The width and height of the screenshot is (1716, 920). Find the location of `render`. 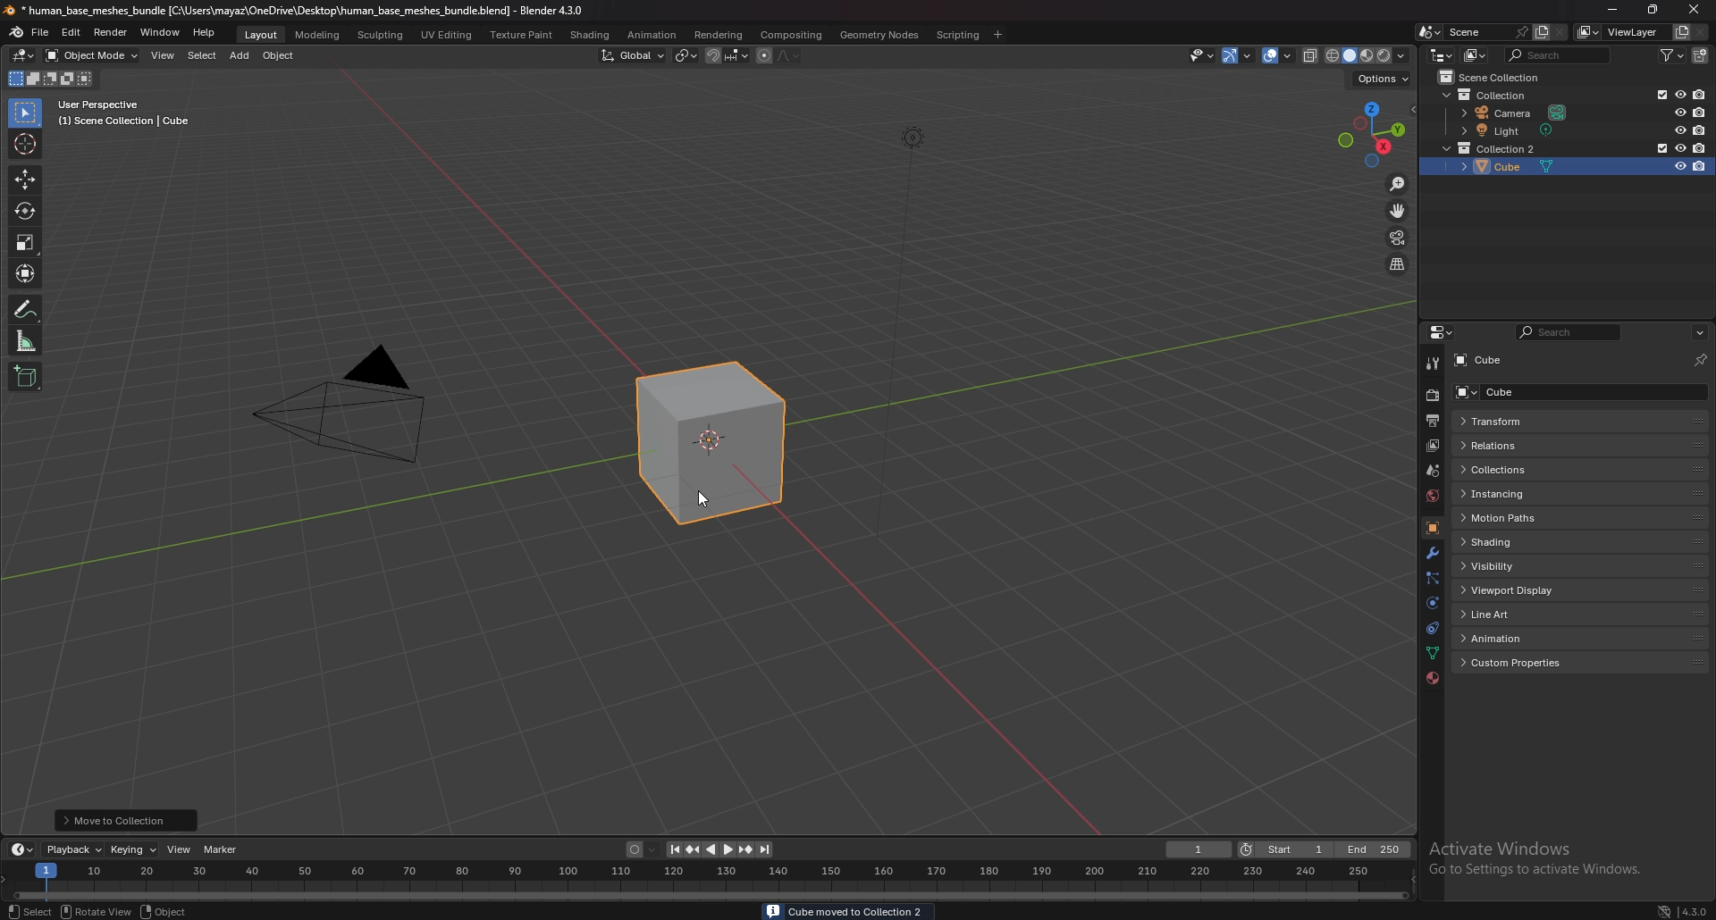

render is located at coordinates (112, 32).